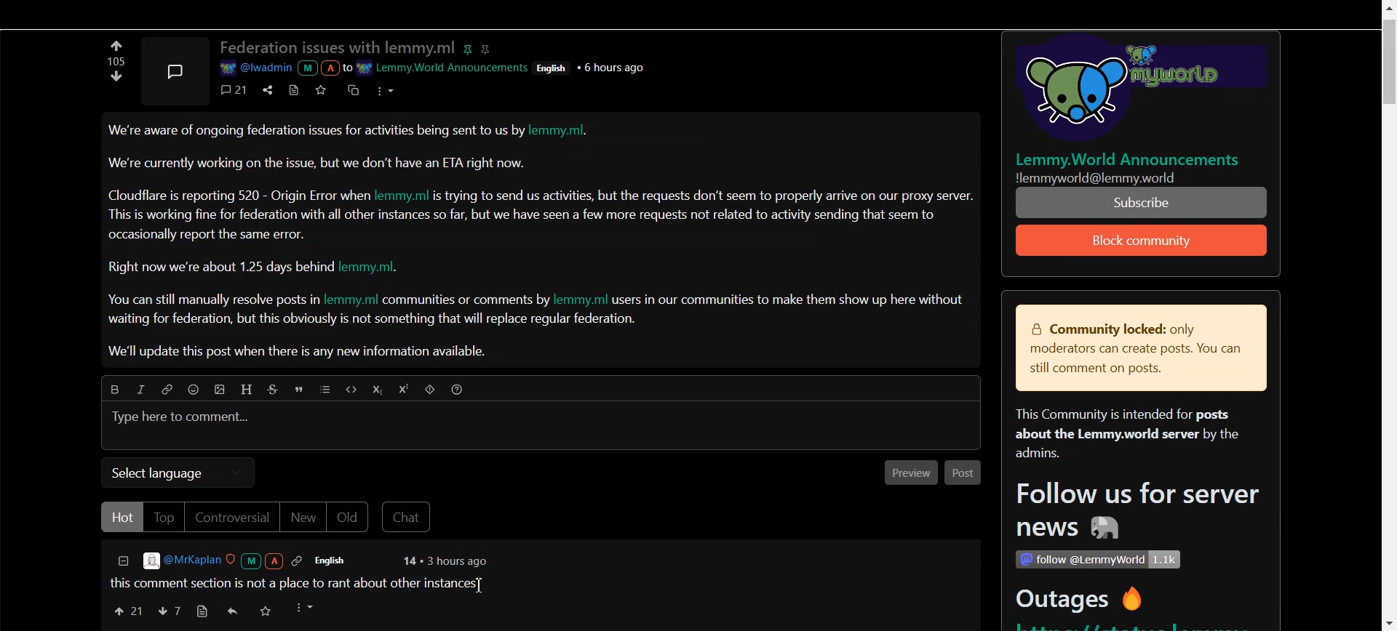 This screenshot has width=1397, height=631. What do you see at coordinates (1133, 513) in the screenshot?
I see `Follow us for server
news #8` at bounding box center [1133, 513].